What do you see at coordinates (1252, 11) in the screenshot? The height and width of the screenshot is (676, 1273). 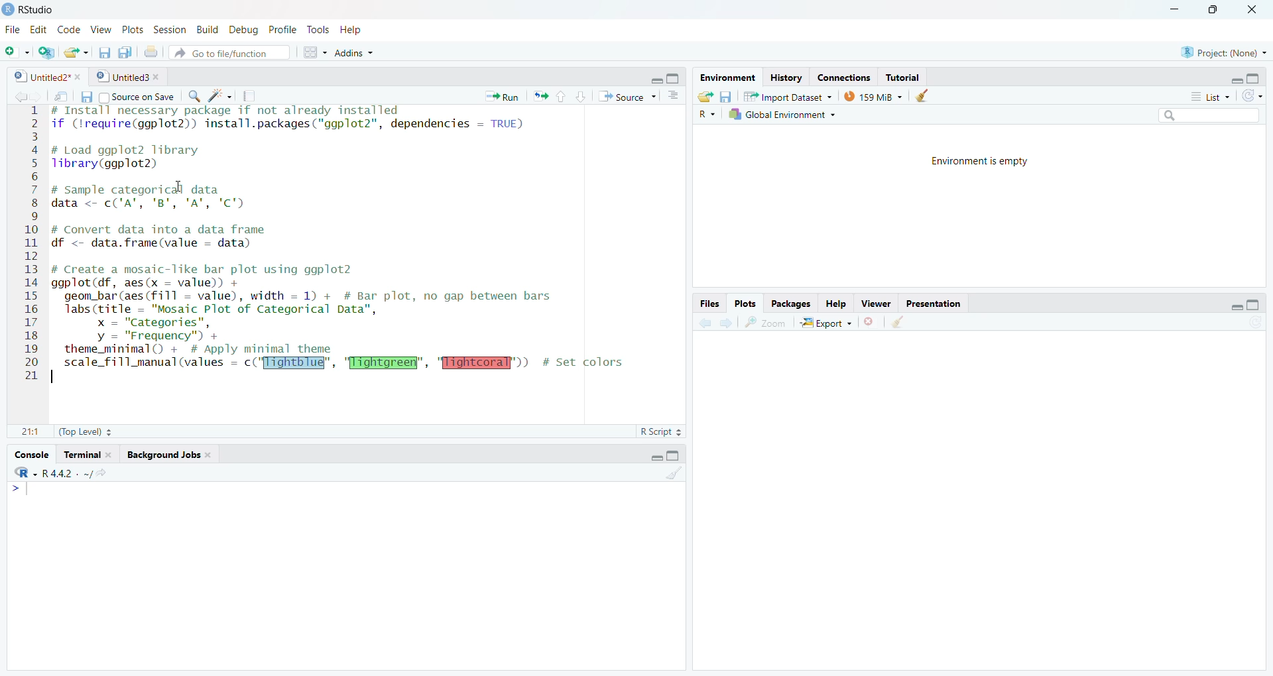 I see `Close` at bounding box center [1252, 11].